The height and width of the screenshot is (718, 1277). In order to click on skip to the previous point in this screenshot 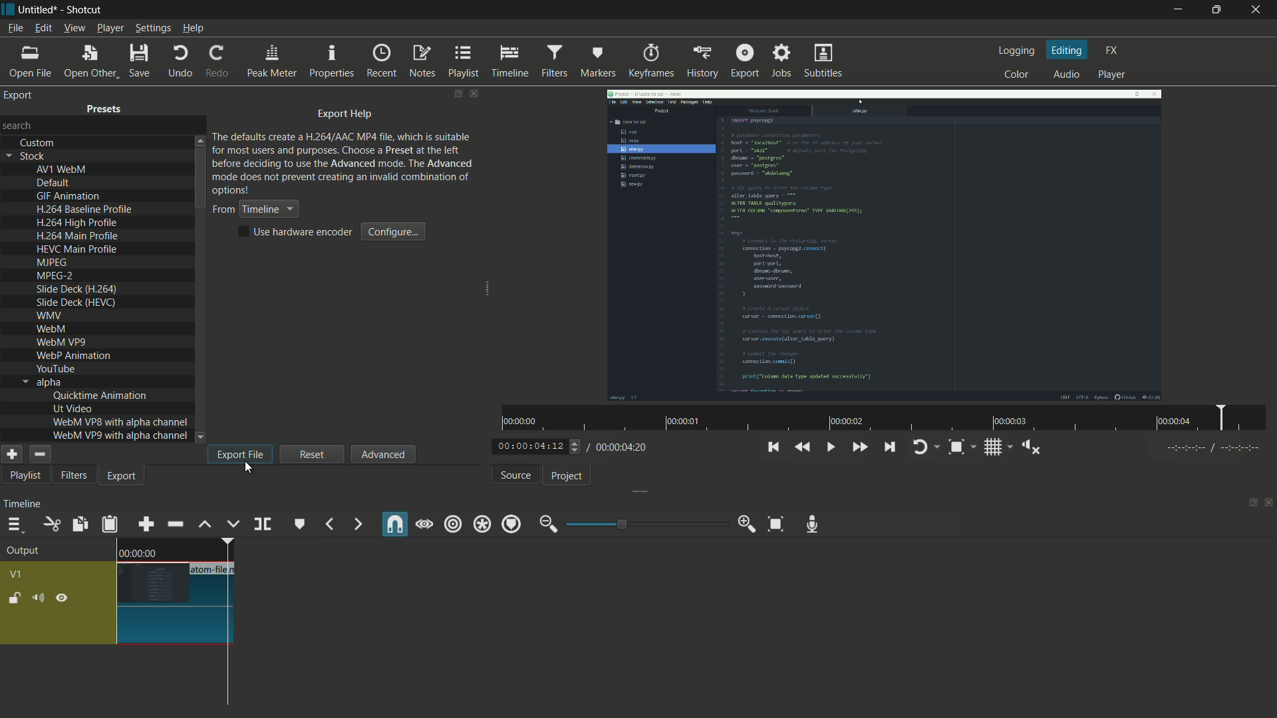, I will do `click(772, 447)`.